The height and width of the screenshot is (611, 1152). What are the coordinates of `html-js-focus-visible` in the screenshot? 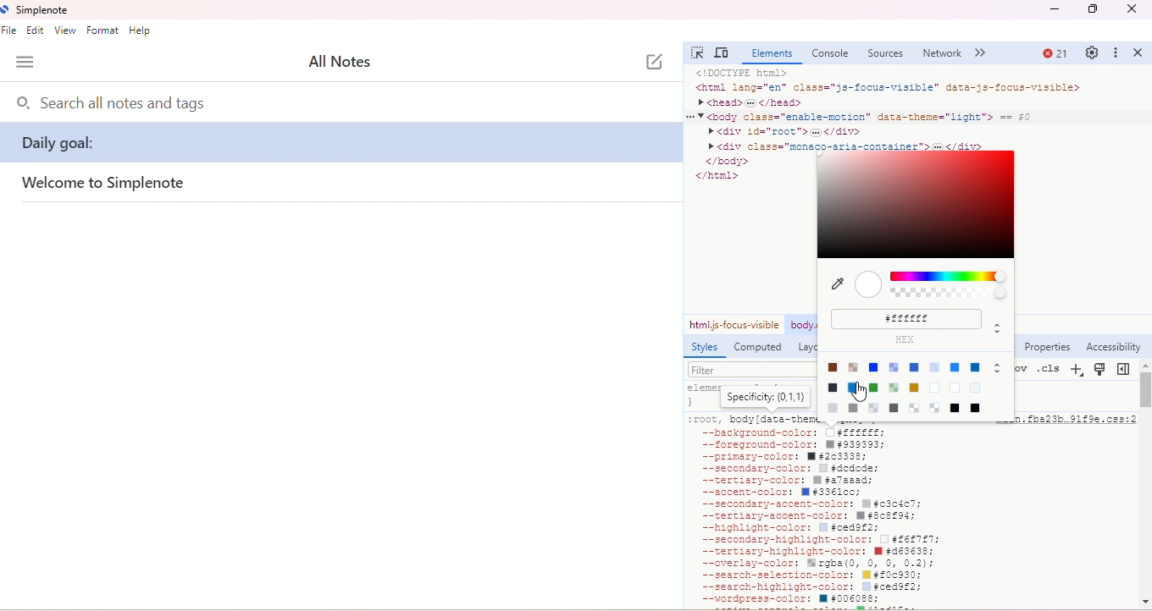 It's located at (734, 324).